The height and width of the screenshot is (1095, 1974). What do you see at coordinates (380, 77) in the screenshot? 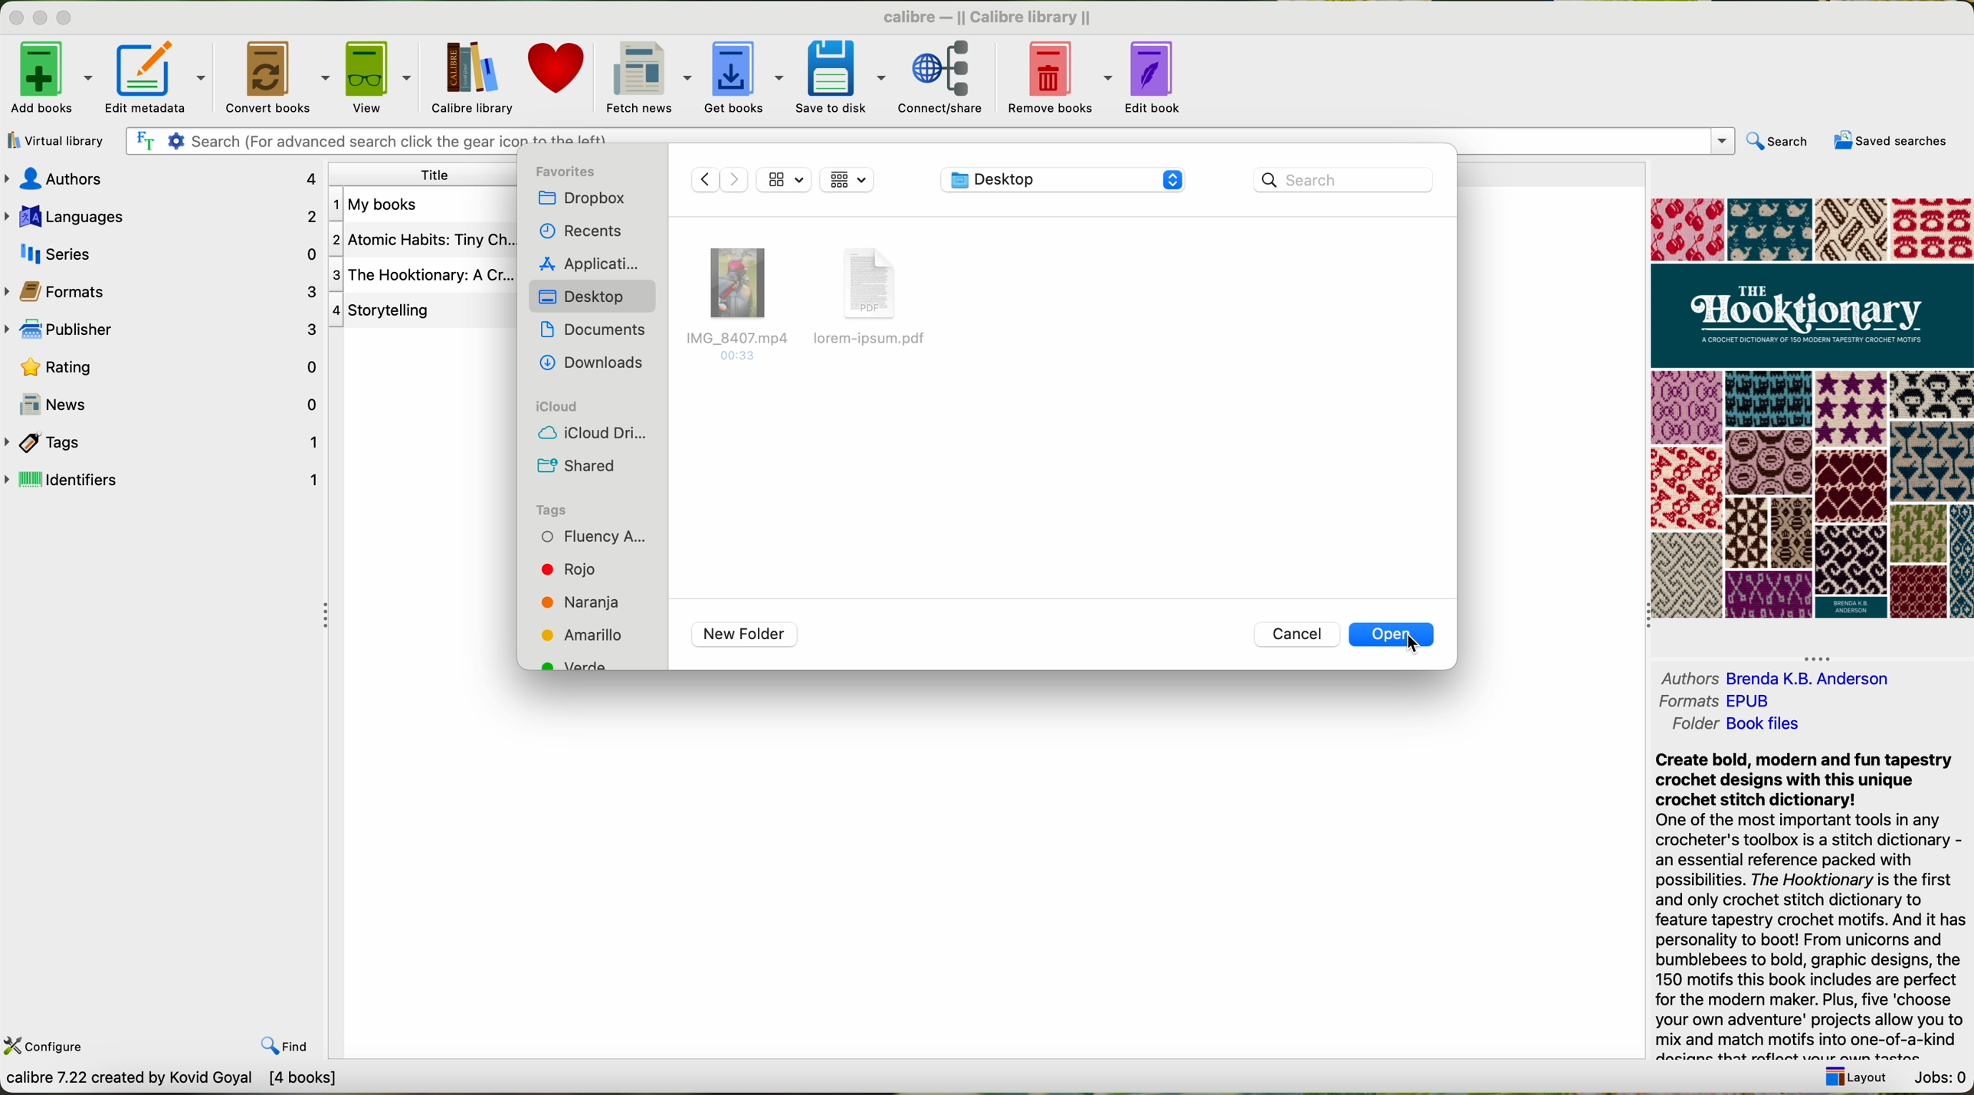
I see `view` at bounding box center [380, 77].